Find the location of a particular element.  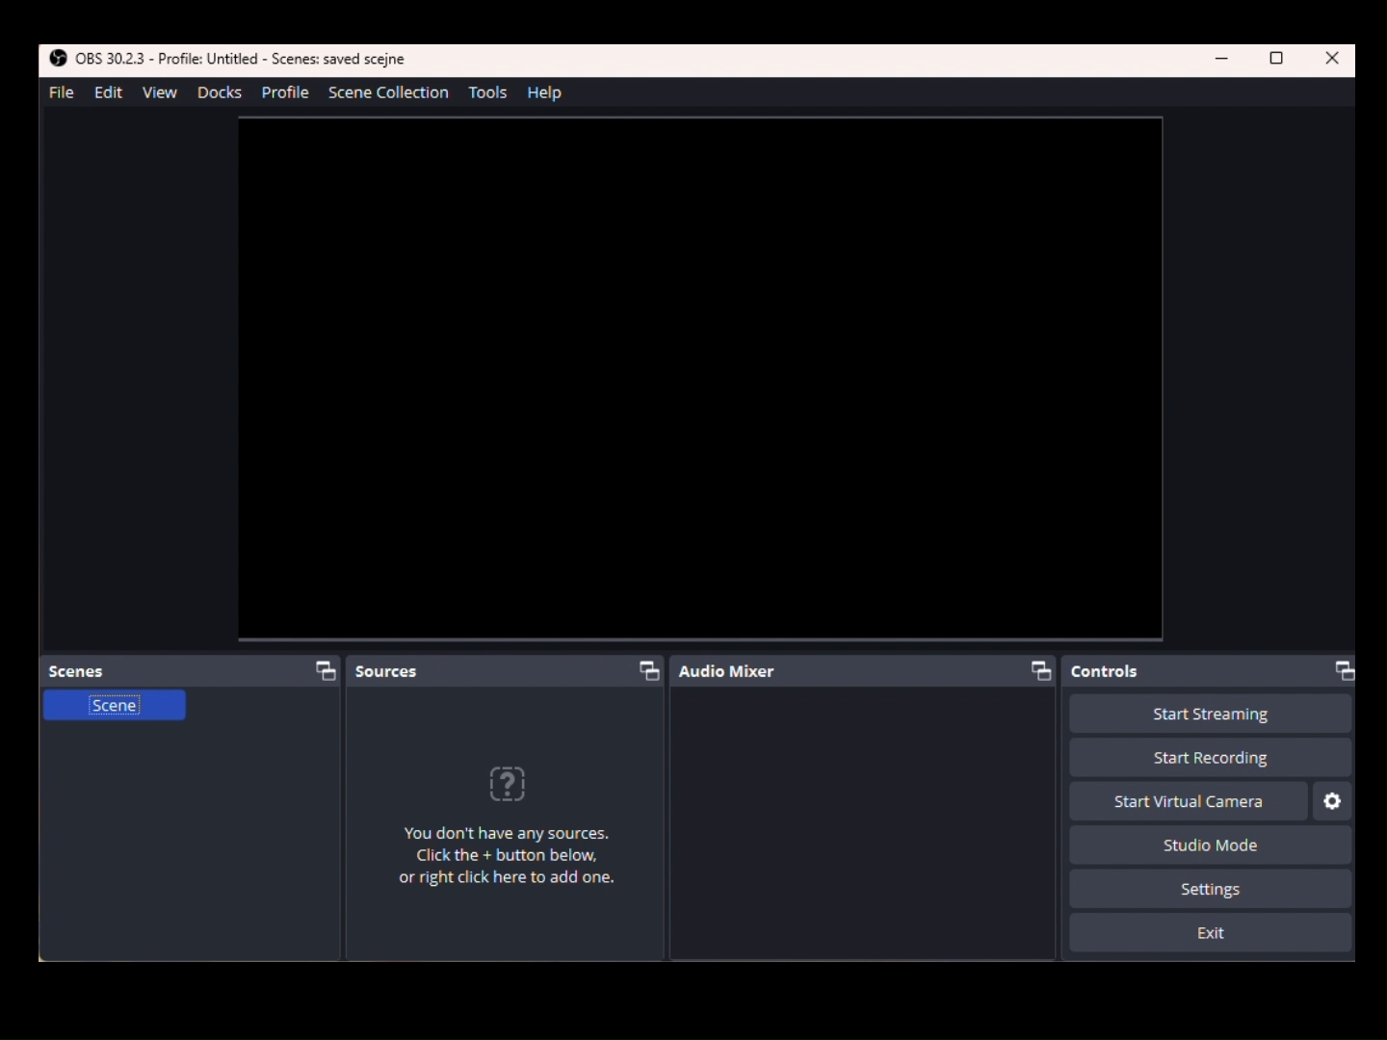

Exit is located at coordinates (1212, 934).